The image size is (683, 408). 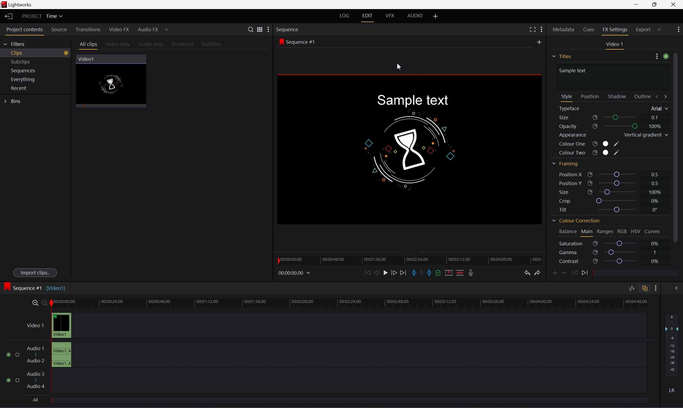 I want to click on Sample text, so click(x=412, y=100).